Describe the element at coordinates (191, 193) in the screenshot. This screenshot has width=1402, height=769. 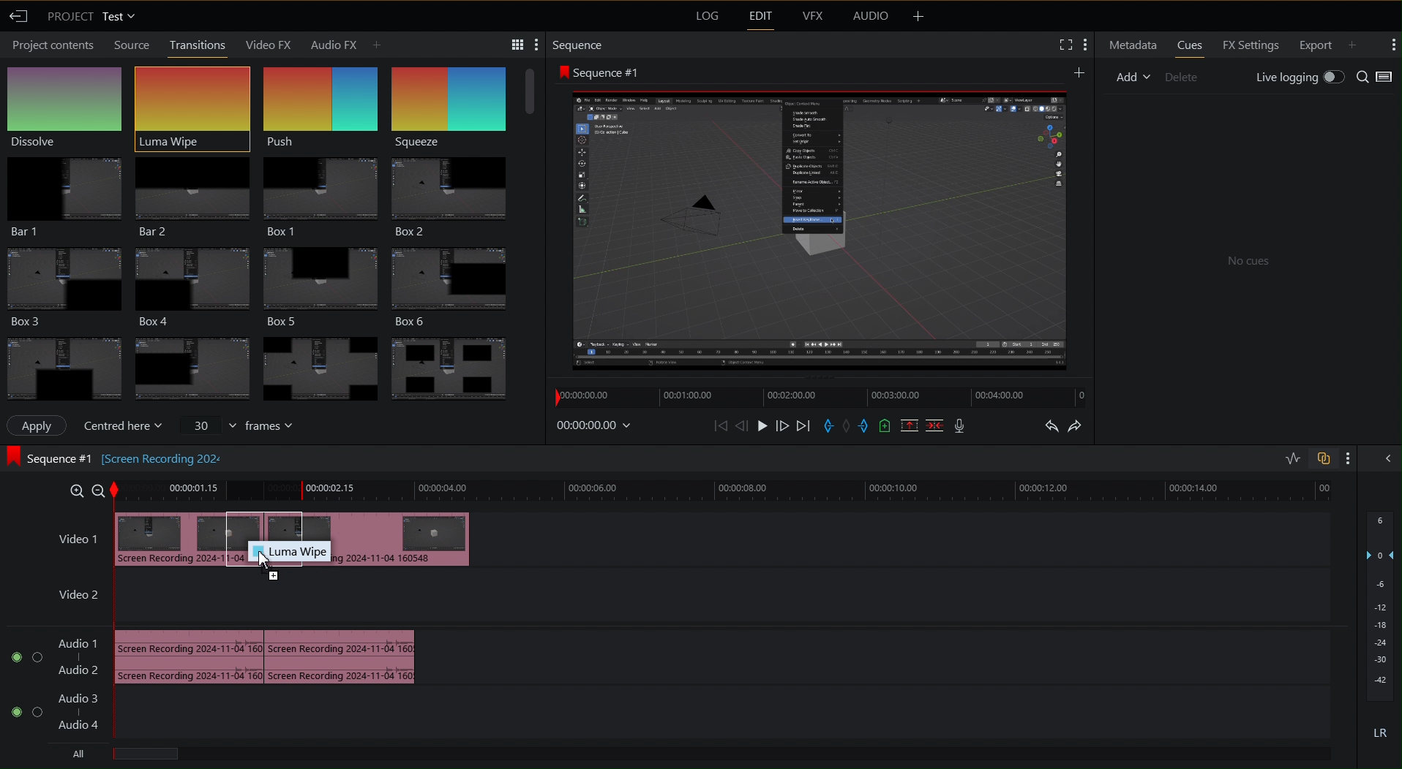
I see `Bar 2` at that location.